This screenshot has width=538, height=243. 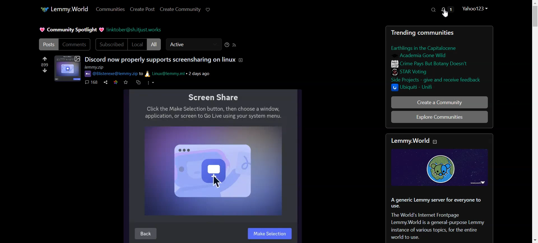 What do you see at coordinates (180, 9) in the screenshot?
I see `Create Community ` at bounding box center [180, 9].